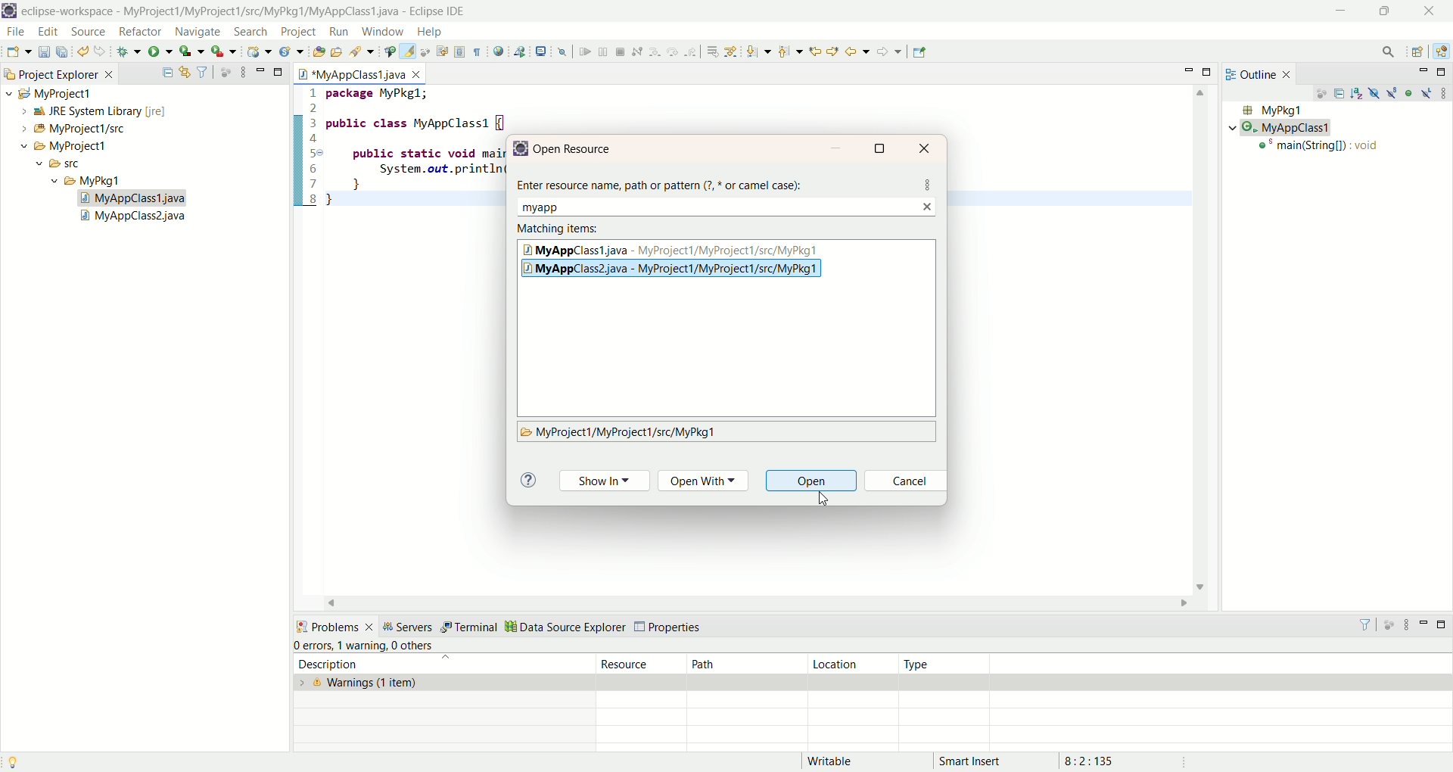  I want to click on minimize, so click(836, 149).